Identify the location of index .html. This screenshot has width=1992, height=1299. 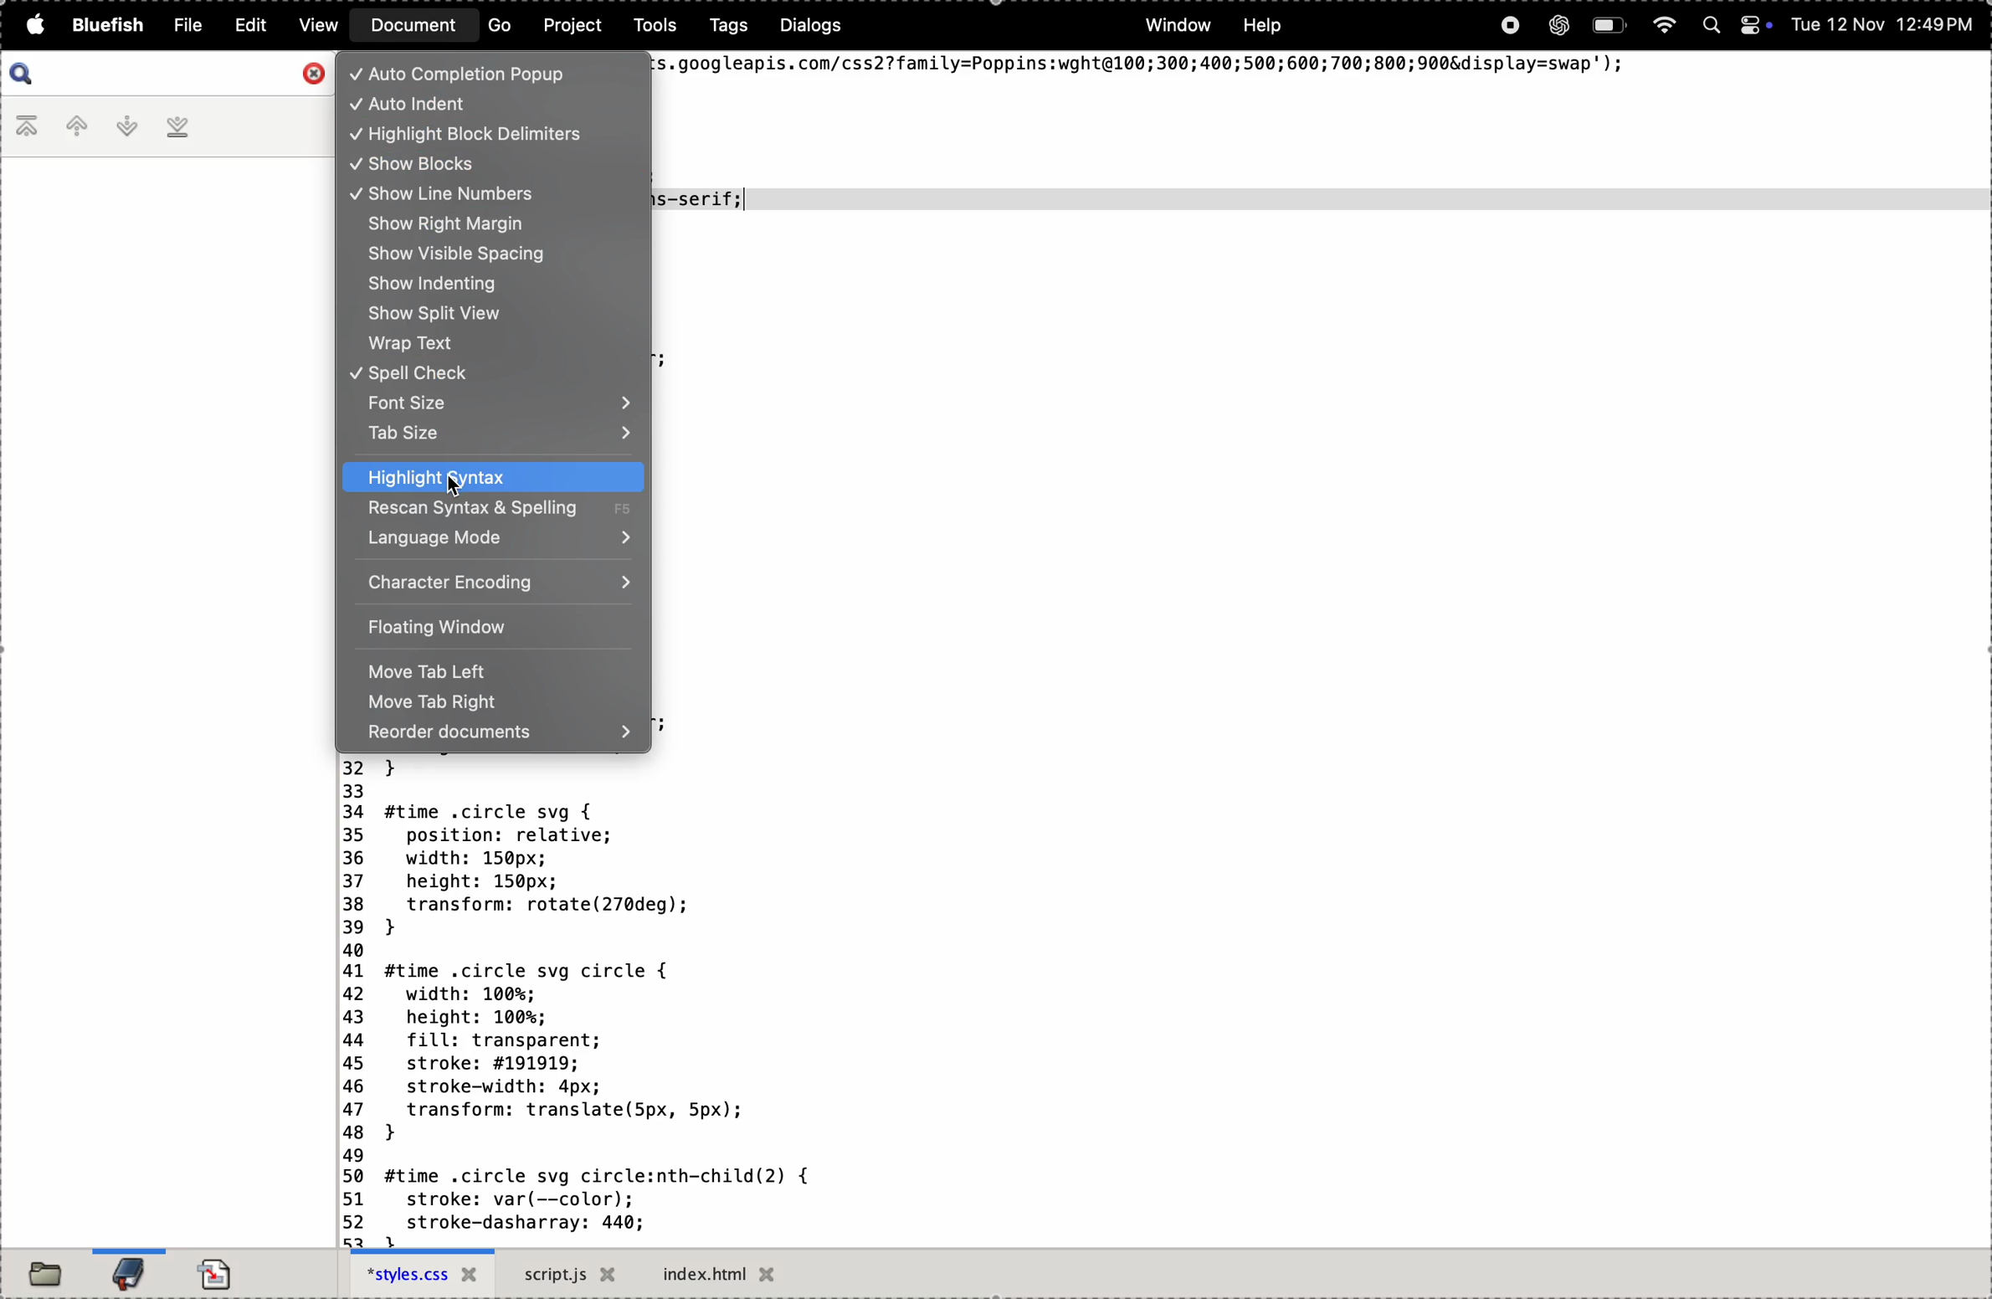
(734, 1274).